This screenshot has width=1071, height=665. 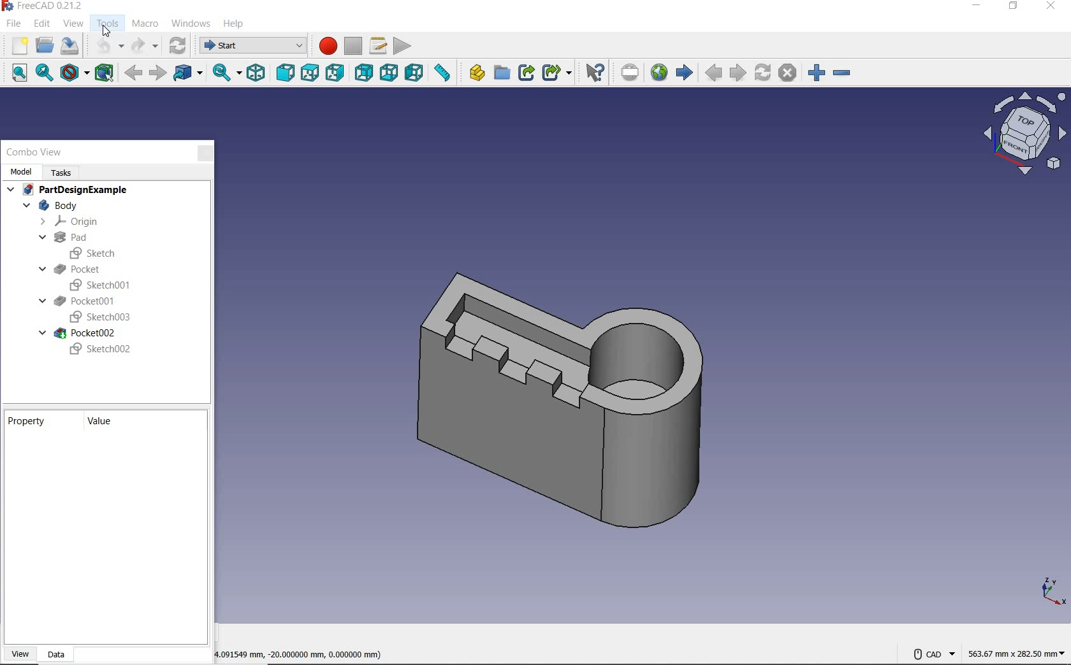 I want to click on Restore down, so click(x=1012, y=8).